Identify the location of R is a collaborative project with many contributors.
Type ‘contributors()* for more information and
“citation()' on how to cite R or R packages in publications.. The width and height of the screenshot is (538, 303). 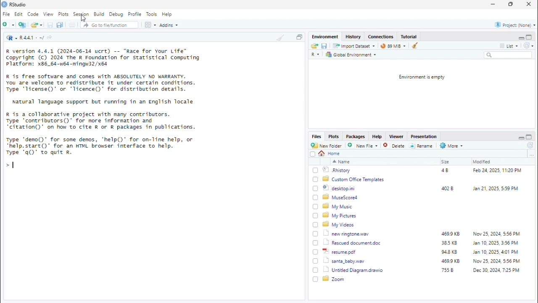
(101, 121).